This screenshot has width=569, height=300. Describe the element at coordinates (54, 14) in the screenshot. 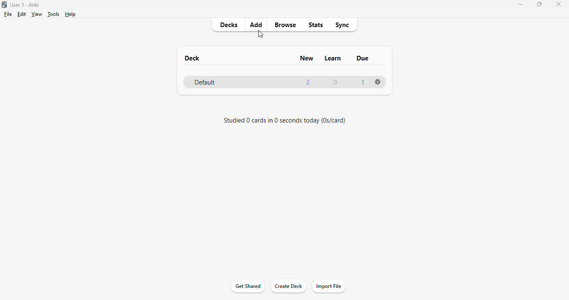

I see `tools` at that location.